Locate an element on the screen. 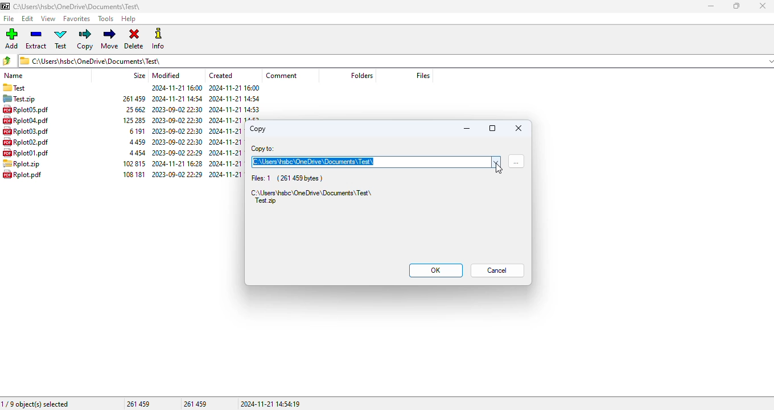 The image size is (774, 410). copy is located at coordinates (258, 129).